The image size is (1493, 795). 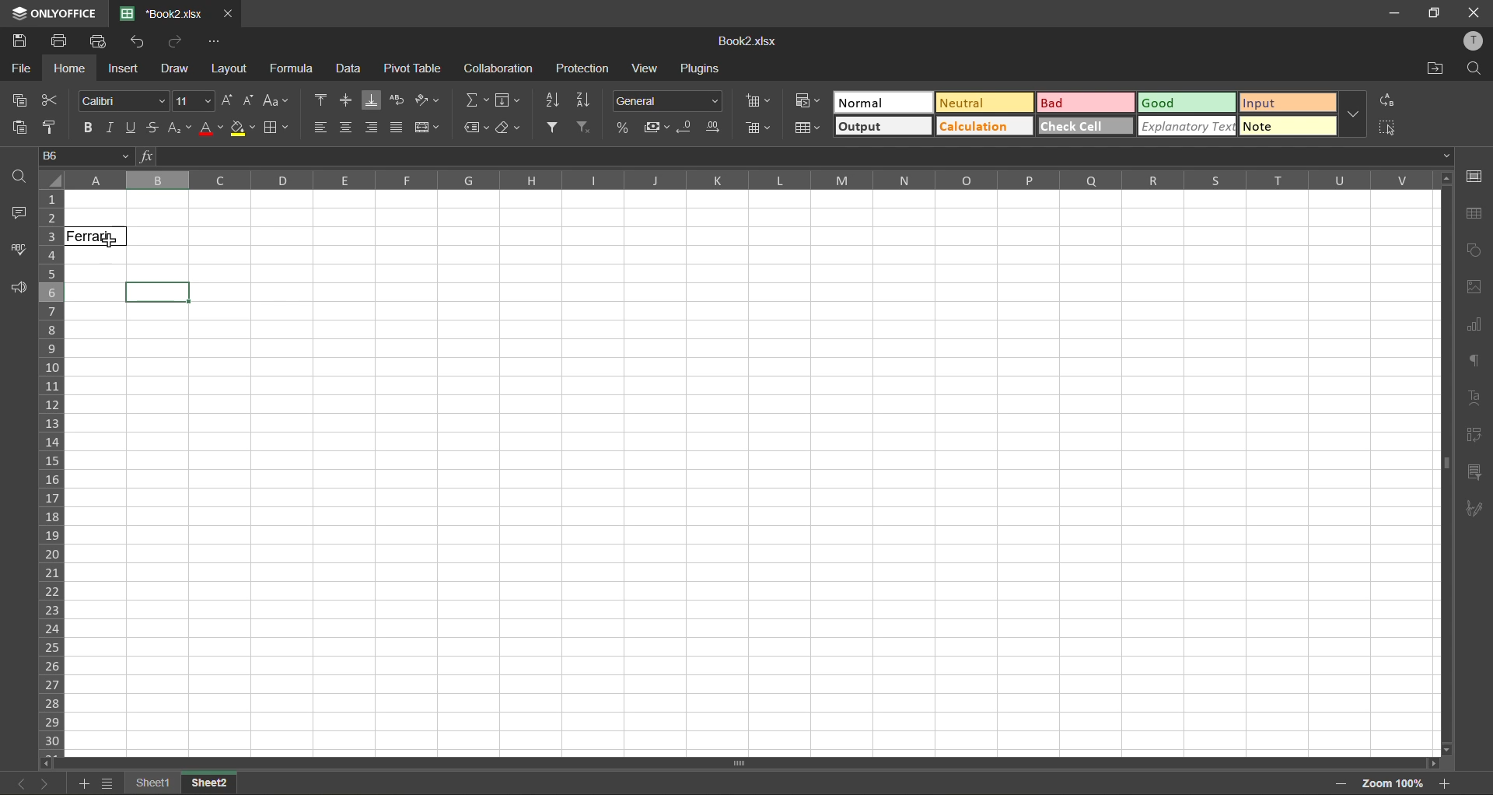 What do you see at coordinates (427, 100) in the screenshot?
I see `orientation` at bounding box center [427, 100].